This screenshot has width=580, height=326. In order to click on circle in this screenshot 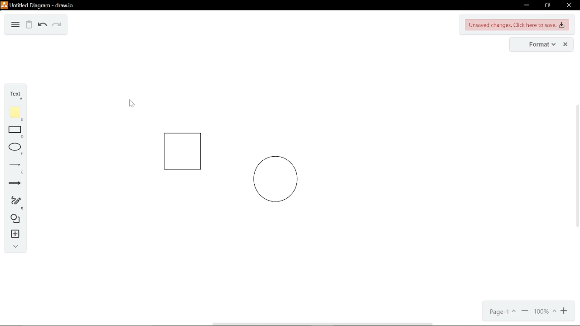, I will do `click(275, 179)`.